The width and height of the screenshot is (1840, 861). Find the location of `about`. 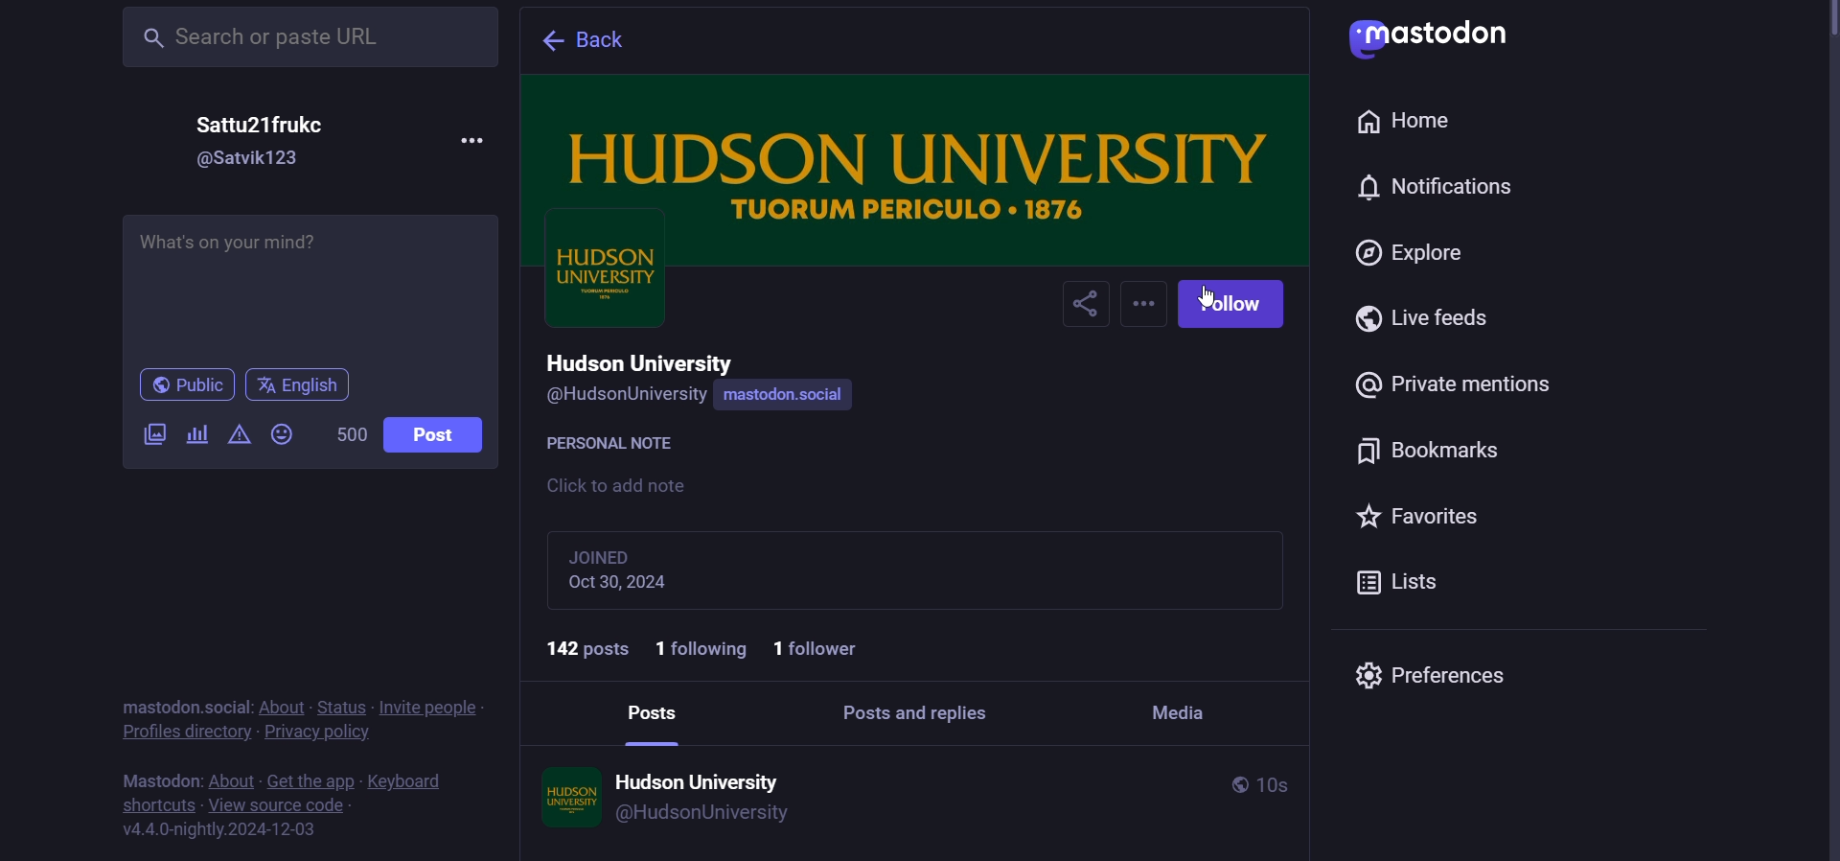

about is located at coordinates (232, 781).